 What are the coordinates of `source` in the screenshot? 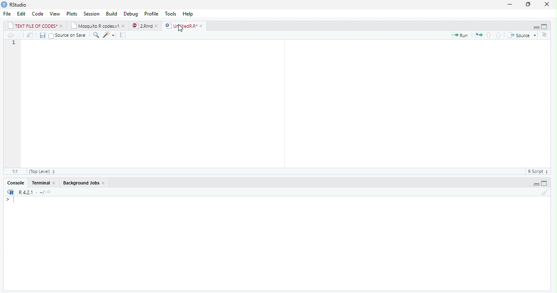 It's located at (523, 35).